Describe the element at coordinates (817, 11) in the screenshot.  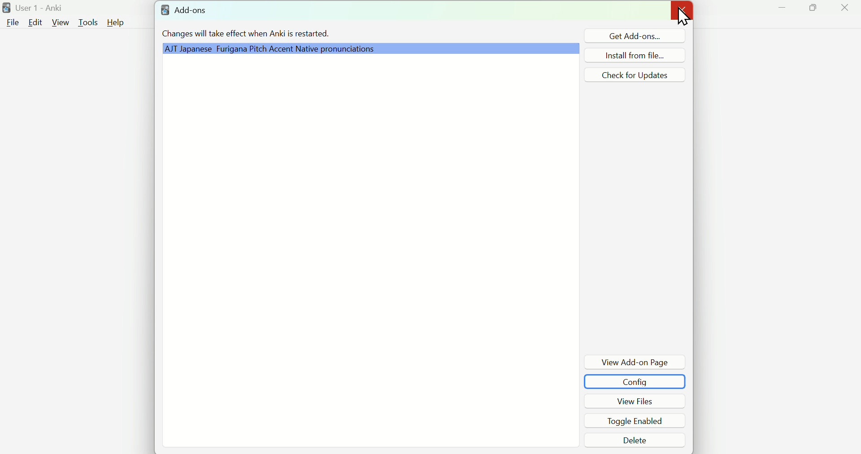
I see `Maximize` at that location.